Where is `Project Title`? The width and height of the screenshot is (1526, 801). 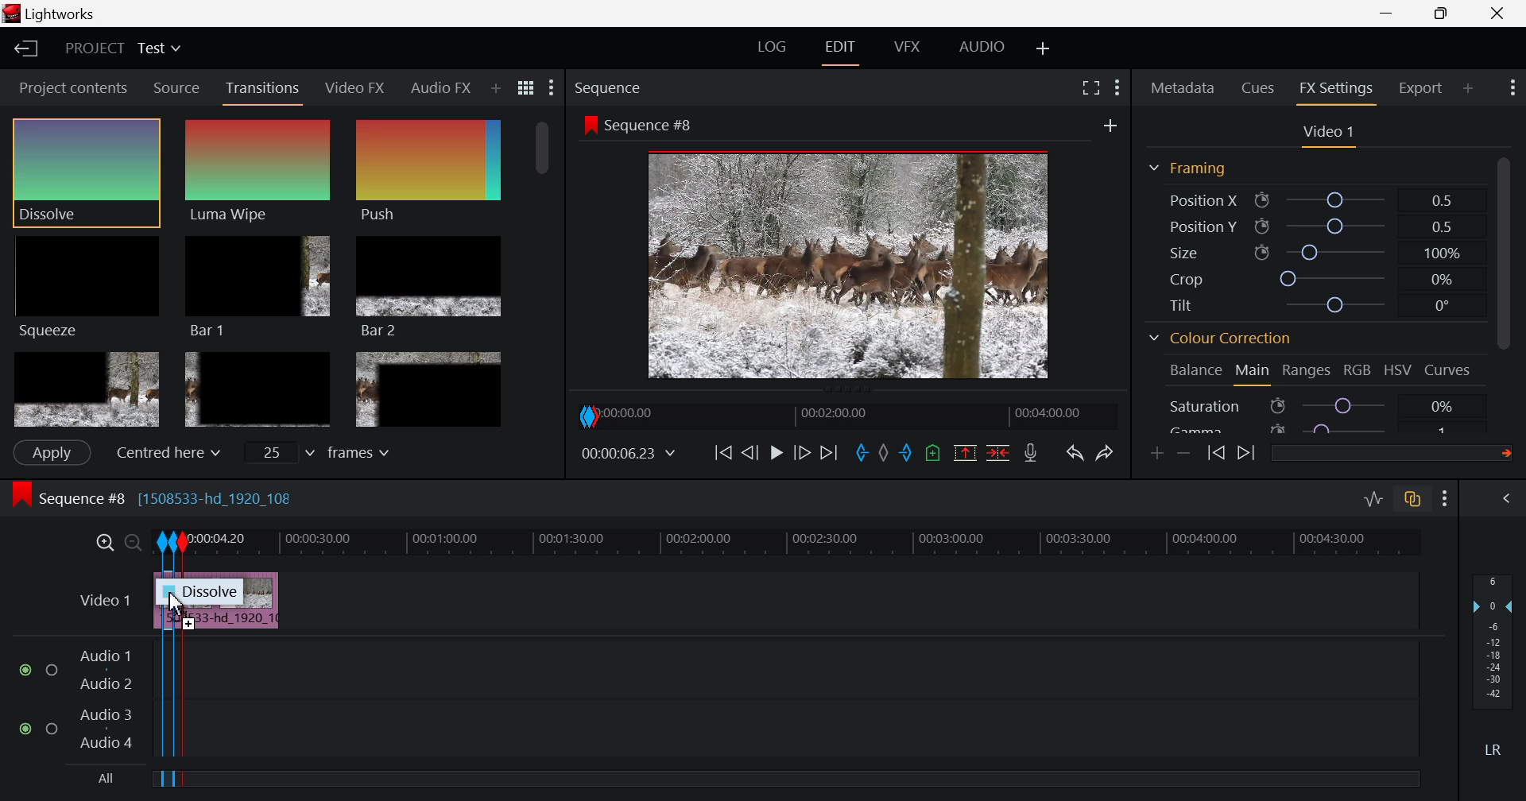
Project Title is located at coordinates (122, 50).